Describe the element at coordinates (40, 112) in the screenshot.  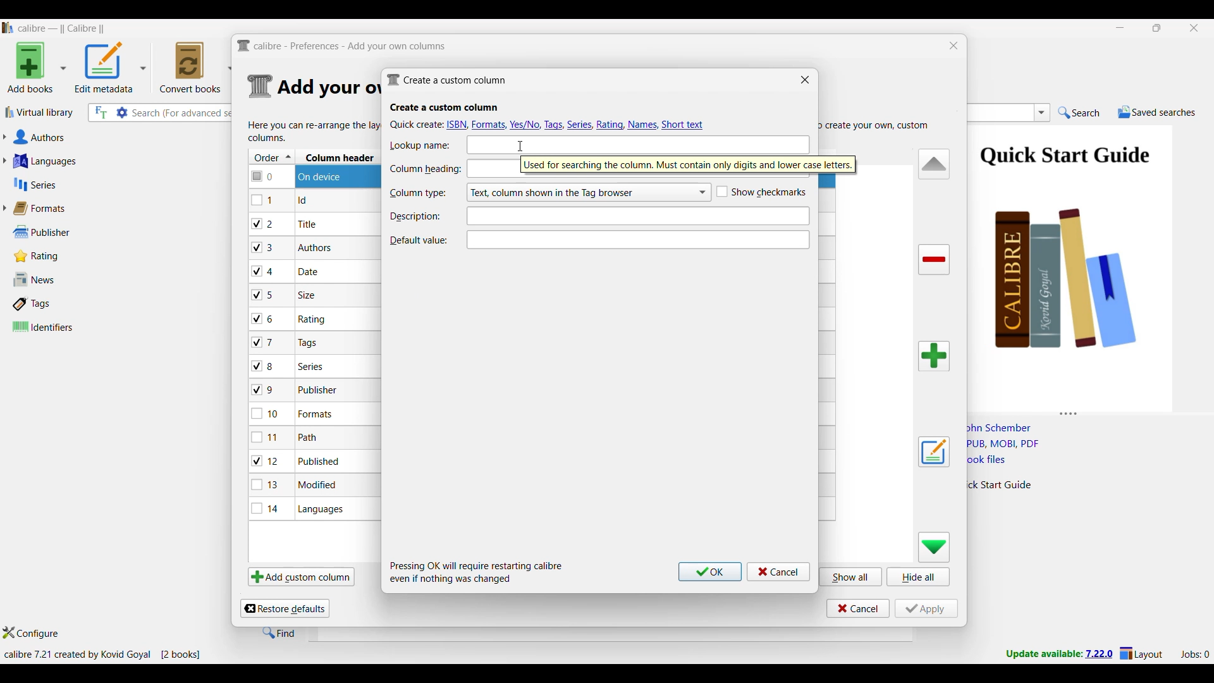
I see `Virtual library` at that location.